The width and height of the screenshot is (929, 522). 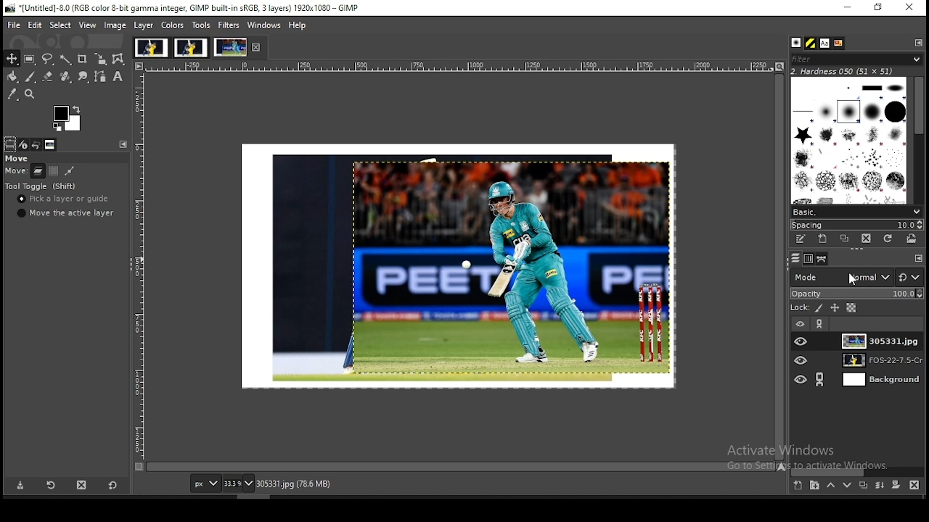 I want to click on 2. hardness, so click(x=853, y=71).